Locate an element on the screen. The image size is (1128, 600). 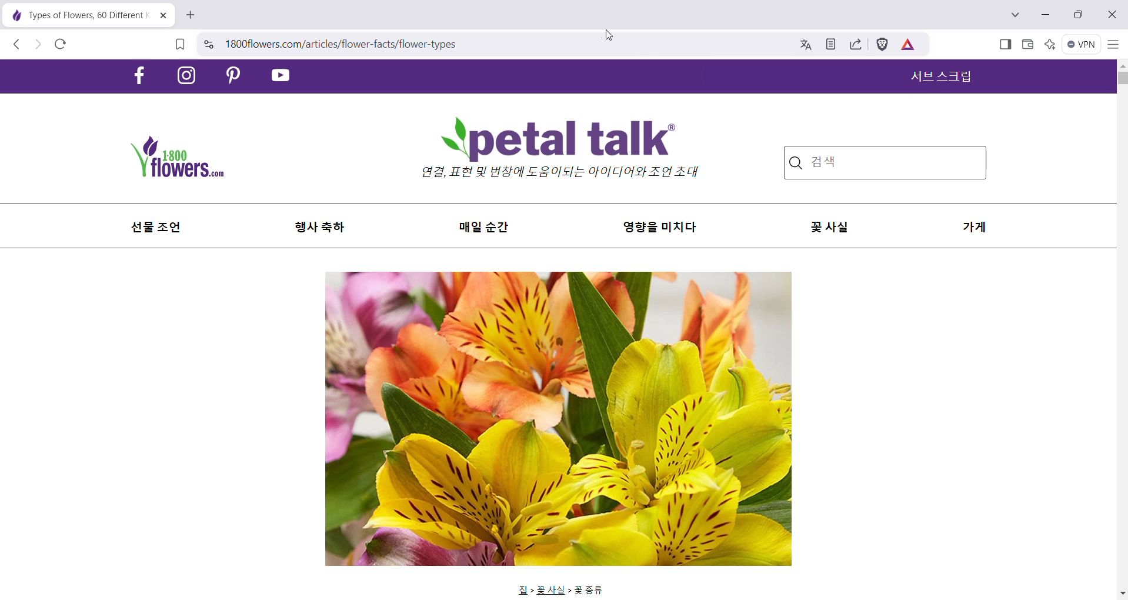
Minimize is located at coordinates (1044, 15).